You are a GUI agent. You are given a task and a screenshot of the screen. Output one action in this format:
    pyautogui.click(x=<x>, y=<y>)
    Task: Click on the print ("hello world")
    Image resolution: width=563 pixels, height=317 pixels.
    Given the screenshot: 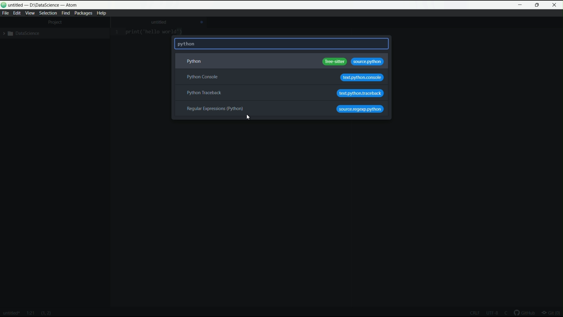 What is the action you would take?
    pyautogui.click(x=155, y=32)
    